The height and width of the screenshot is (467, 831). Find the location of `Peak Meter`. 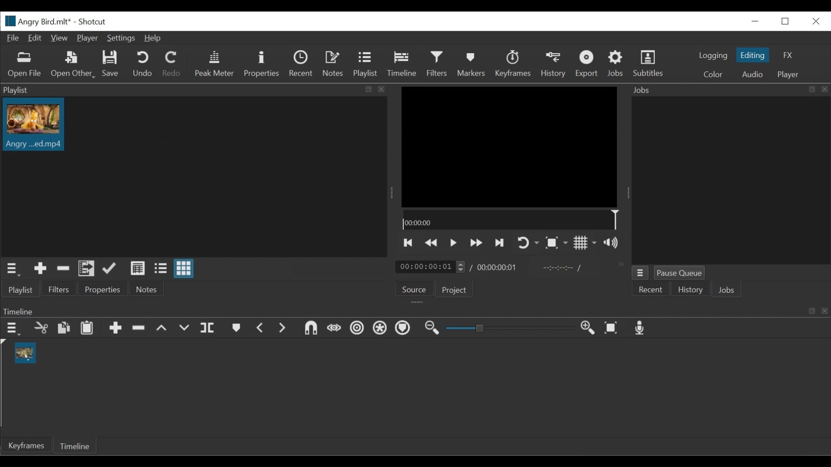

Peak Meter is located at coordinates (213, 64).